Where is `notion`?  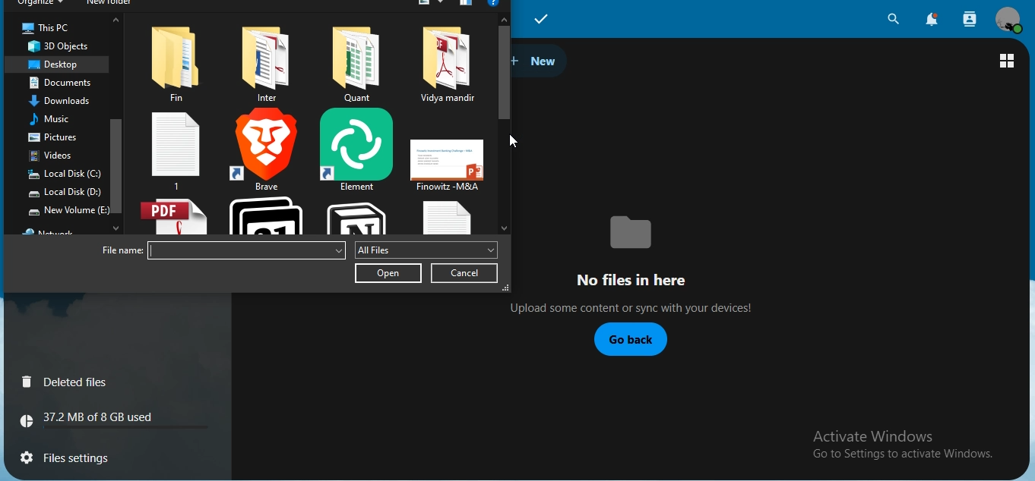 notion is located at coordinates (362, 217).